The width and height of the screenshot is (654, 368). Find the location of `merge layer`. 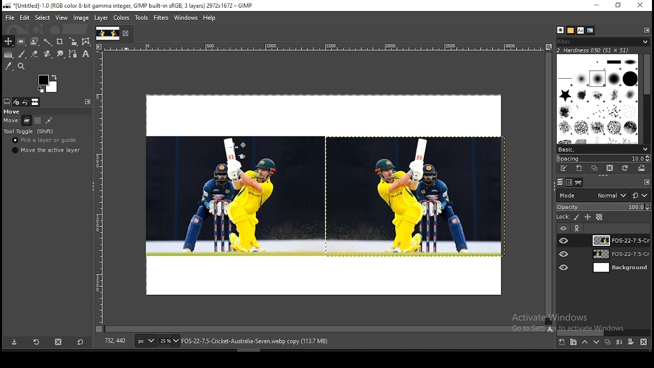

merge layer is located at coordinates (619, 342).